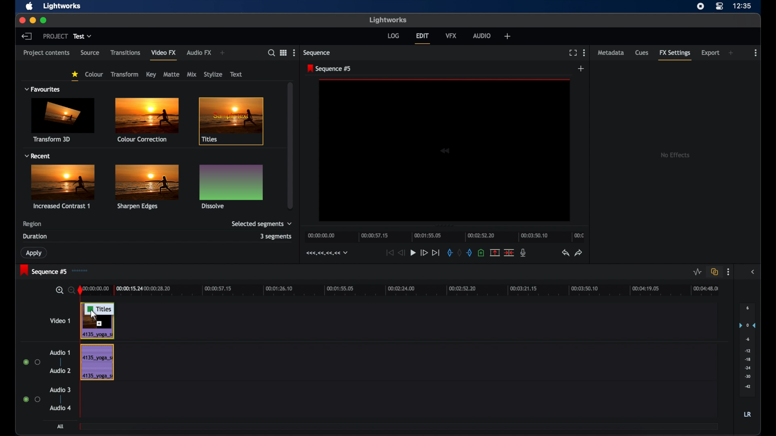  What do you see at coordinates (82, 36) in the screenshot?
I see `test dropdown` at bounding box center [82, 36].